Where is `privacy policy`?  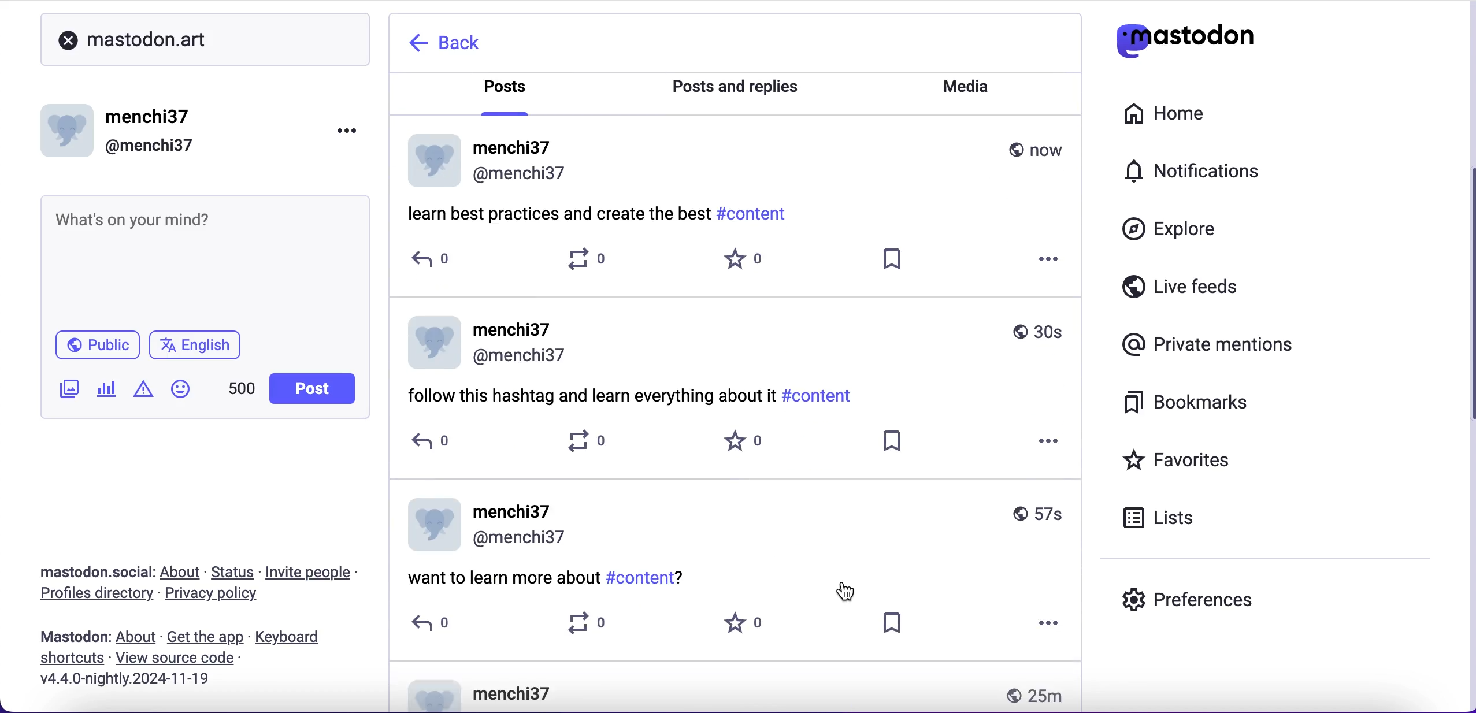
privacy policy is located at coordinates (216, 596).